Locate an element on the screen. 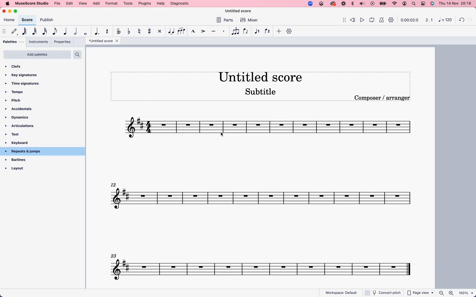 This screenshot has width=476, height=297. publish is located at coordinates (48, 20).